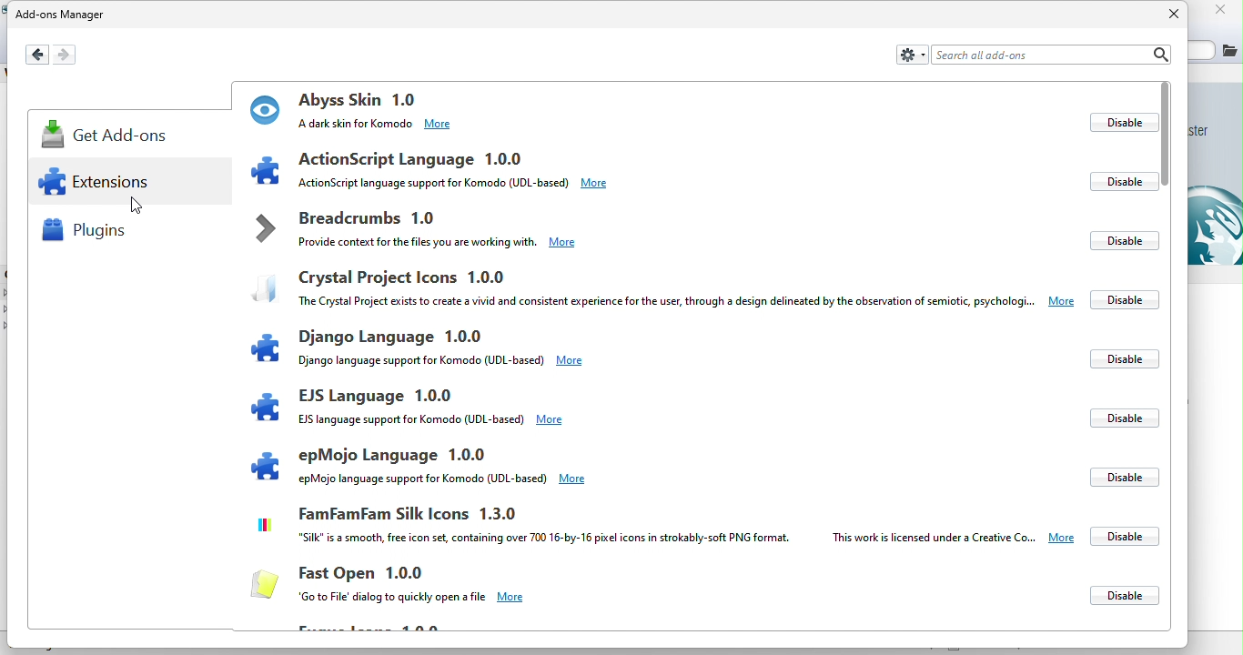  Describe the element at coordinates (1128, 536) in the screenshot. I see `disable` at that location.